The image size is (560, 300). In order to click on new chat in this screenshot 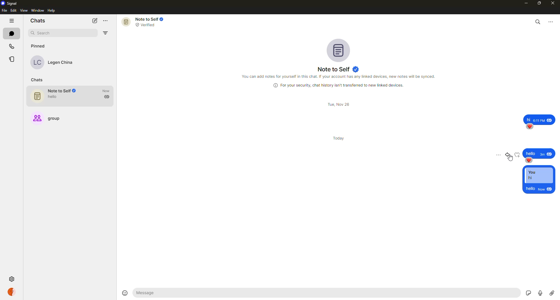, I will do `click(95, 20)`.